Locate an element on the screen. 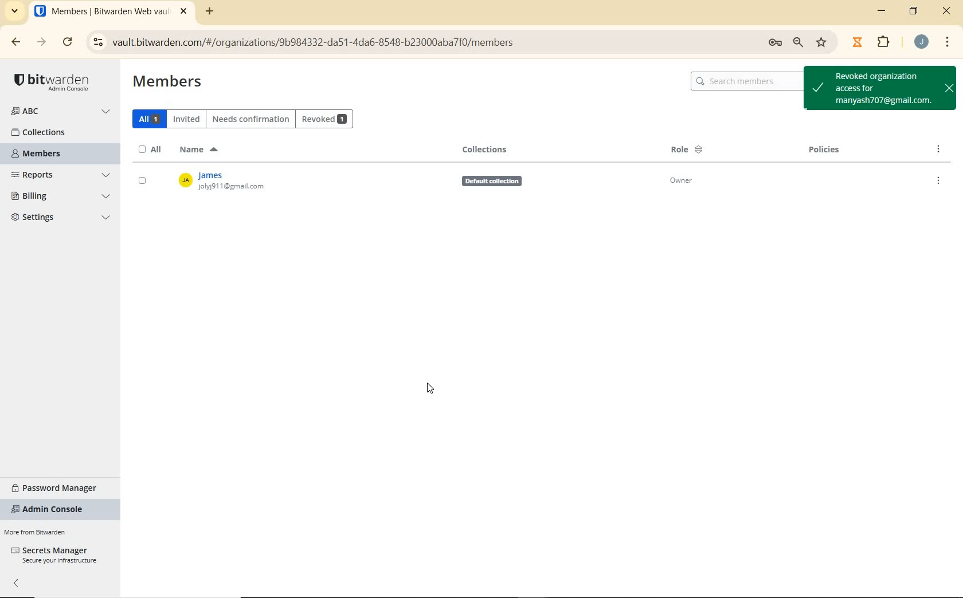  ADD TAB is located at coordinates (208, 13).